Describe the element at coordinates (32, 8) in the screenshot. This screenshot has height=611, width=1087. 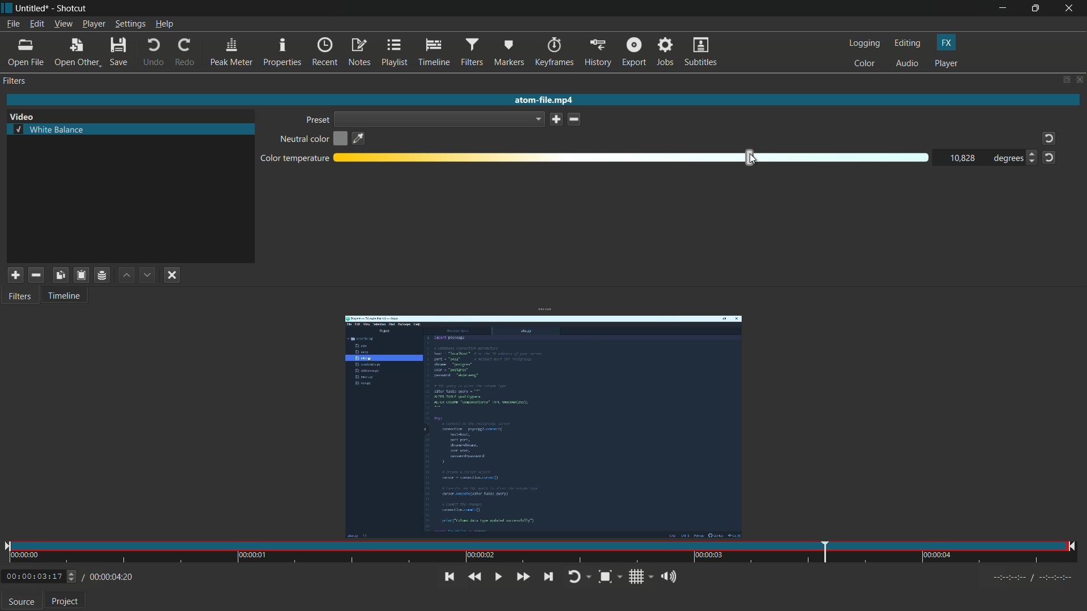
I see `untitled (file name)` at that location.